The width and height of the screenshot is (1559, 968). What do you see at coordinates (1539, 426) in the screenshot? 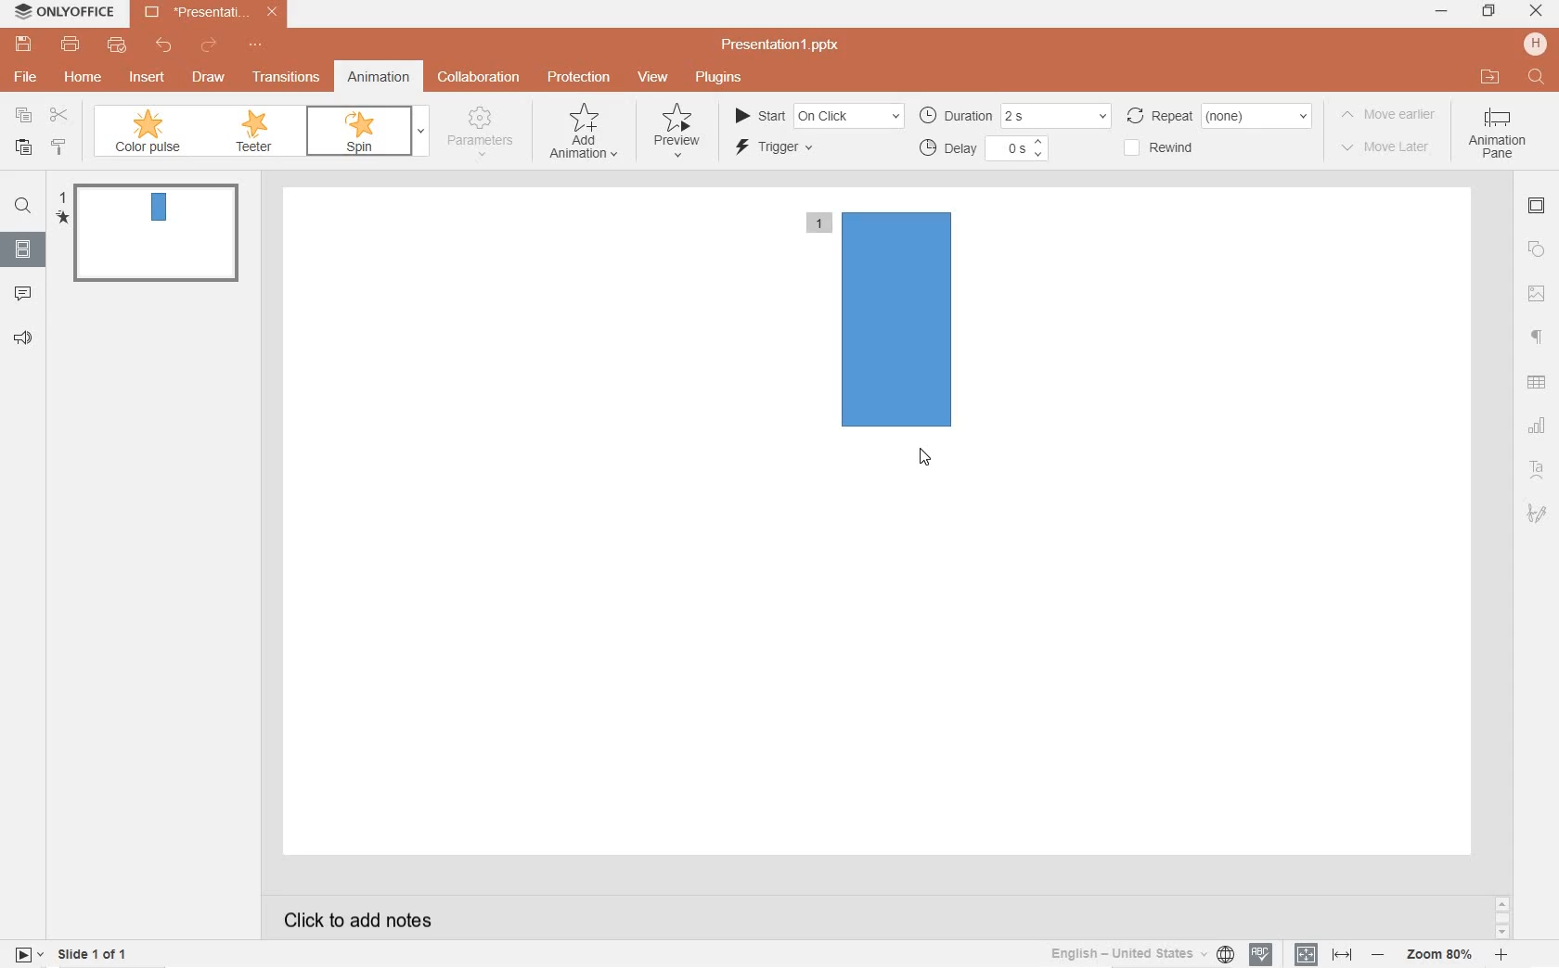
I see `chart settings` at bounding box center [1539, 426].